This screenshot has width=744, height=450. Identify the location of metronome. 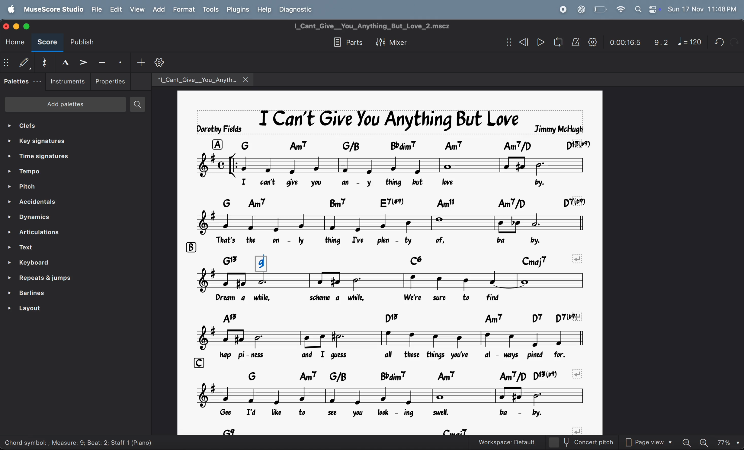
(574, 43).